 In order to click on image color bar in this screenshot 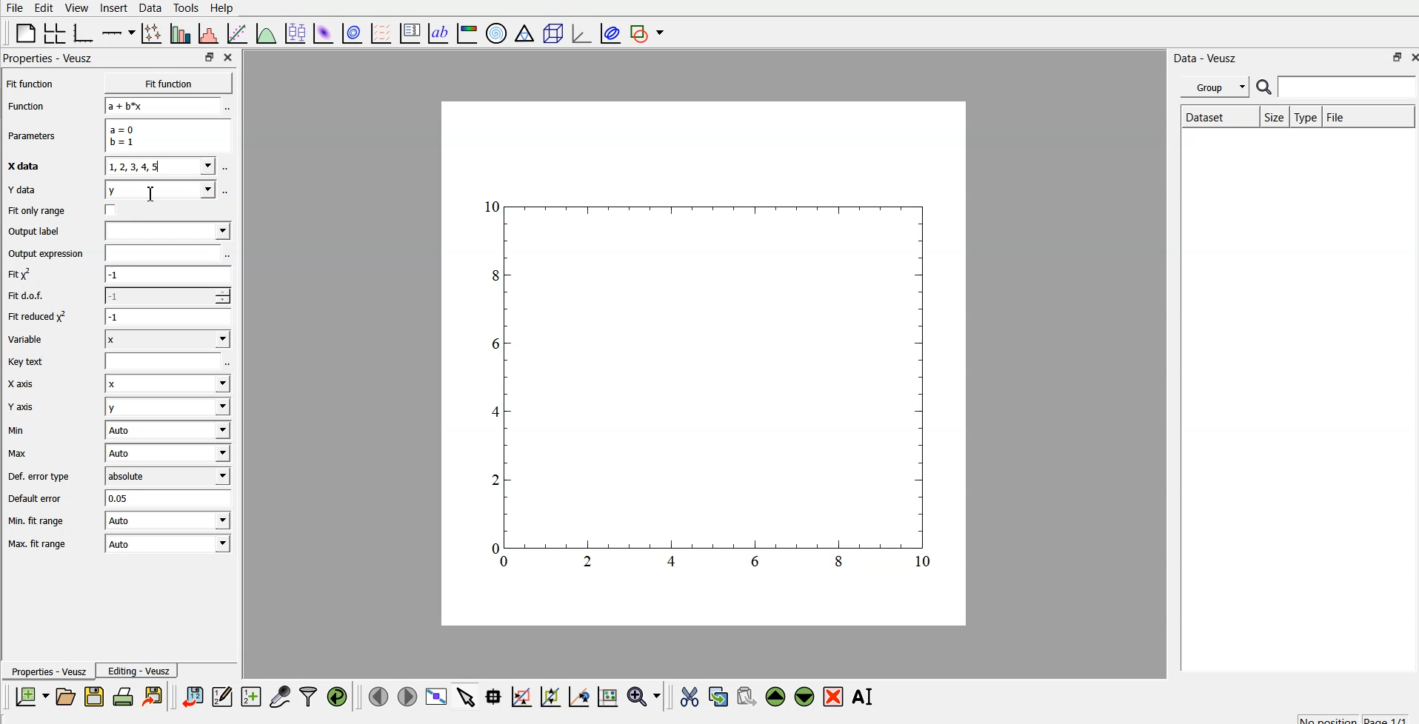, I will do `click(470, 33)`.